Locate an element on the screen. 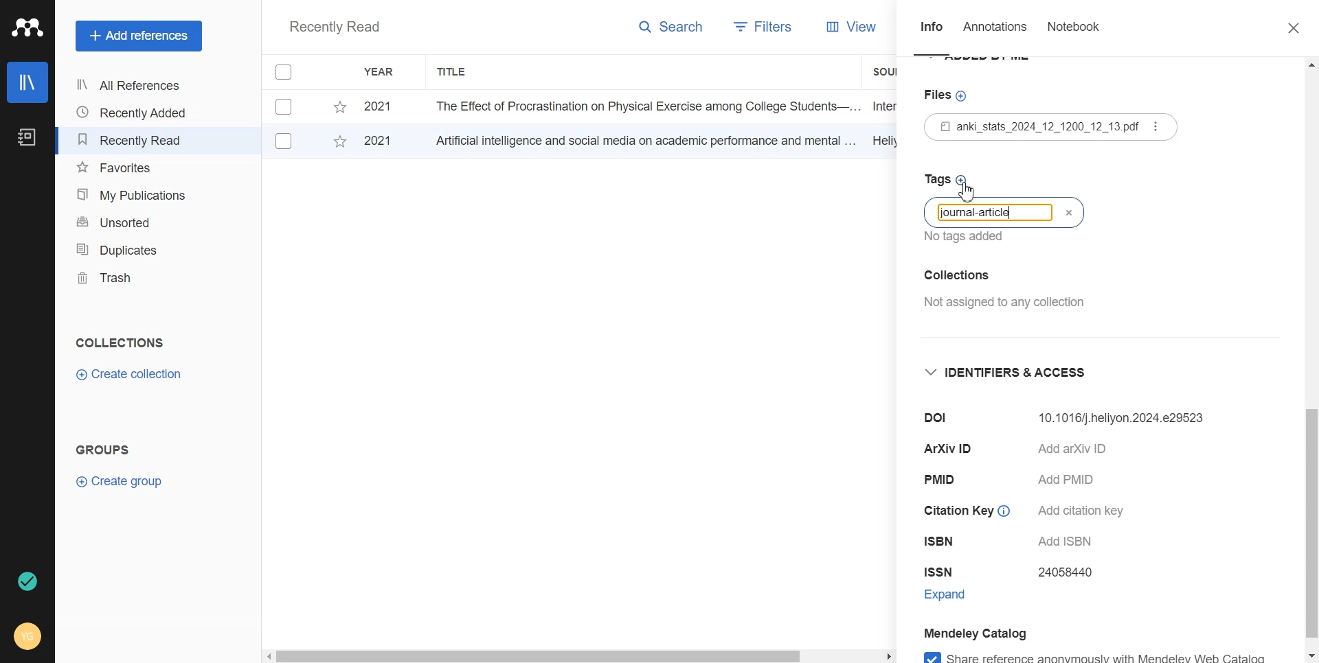 The image size is (1319, 663). View is located at coordinates (839, 27).